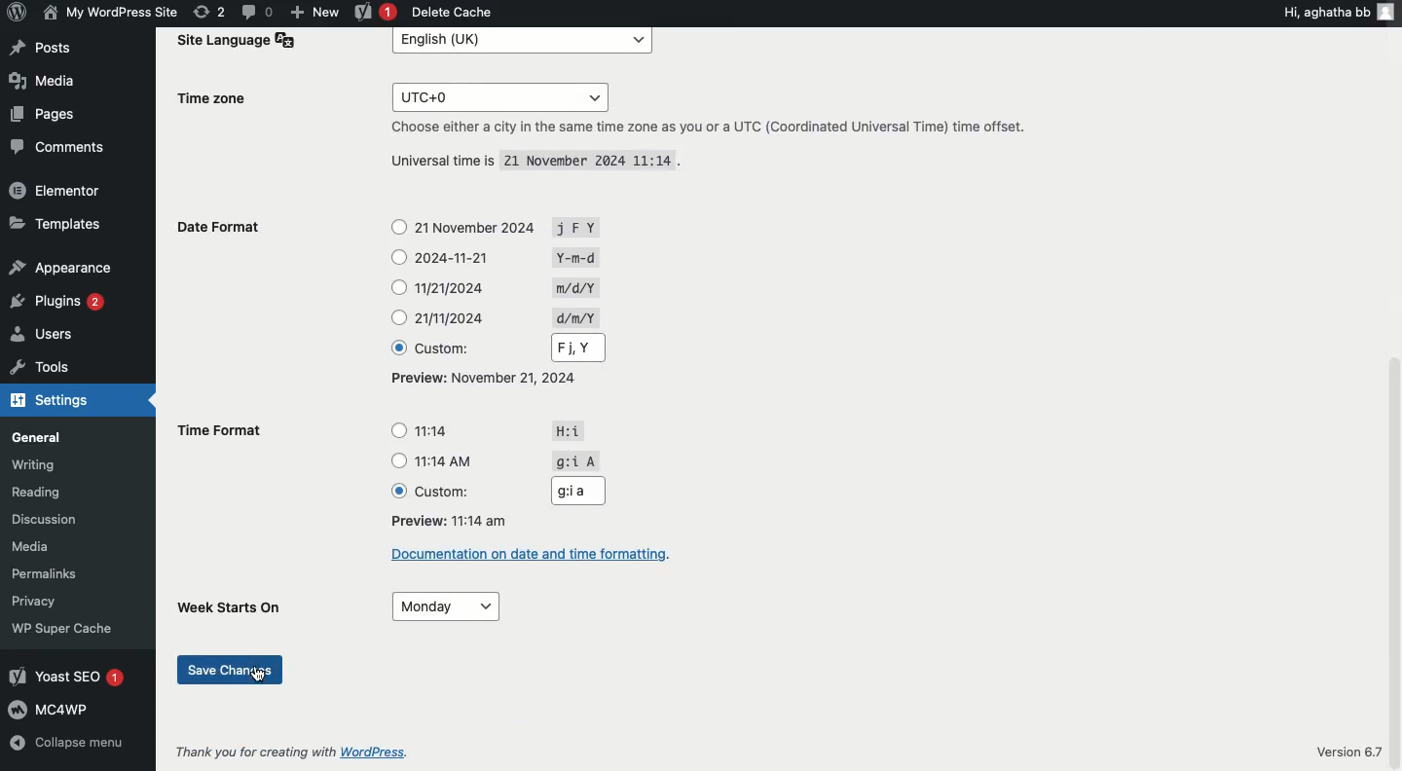 The height and width of the screenshot is (771, 1402). What do you see at coordinates (46, 82) in the screenshot?
I see `Media` at bounding box center [46, 82].